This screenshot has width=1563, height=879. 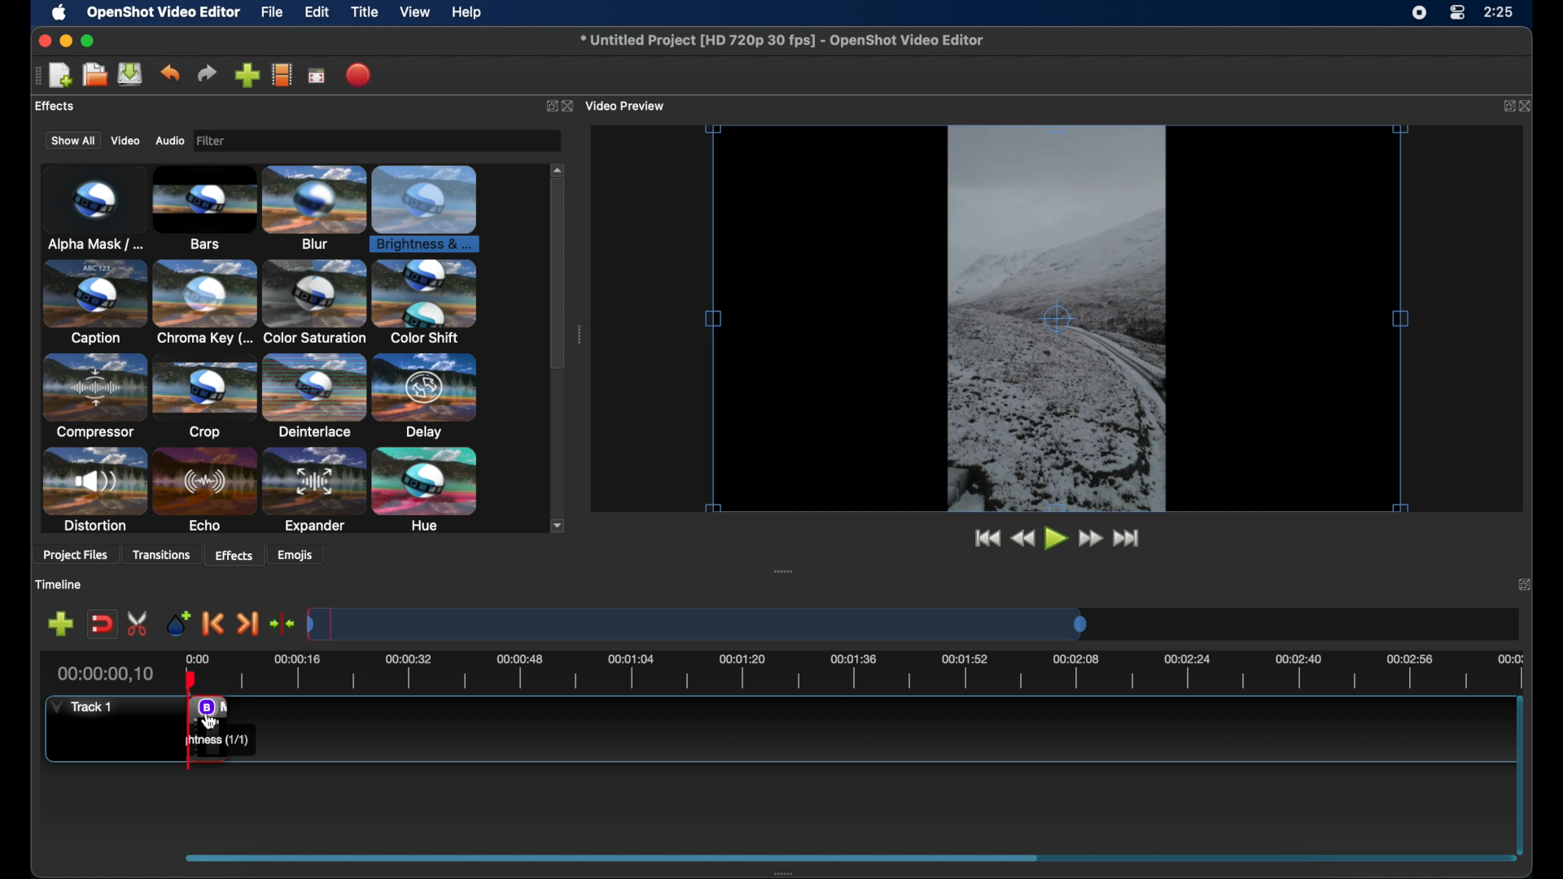 What do you see at coordinates (104, 674) in the screenshot?
I see `current time indicator` at bounding box center [104, 674].